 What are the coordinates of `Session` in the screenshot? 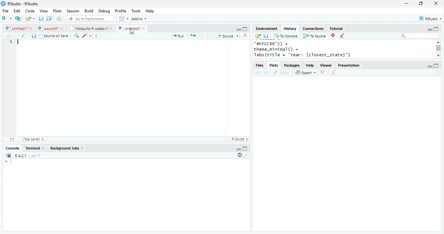 It's located at (72, 11).